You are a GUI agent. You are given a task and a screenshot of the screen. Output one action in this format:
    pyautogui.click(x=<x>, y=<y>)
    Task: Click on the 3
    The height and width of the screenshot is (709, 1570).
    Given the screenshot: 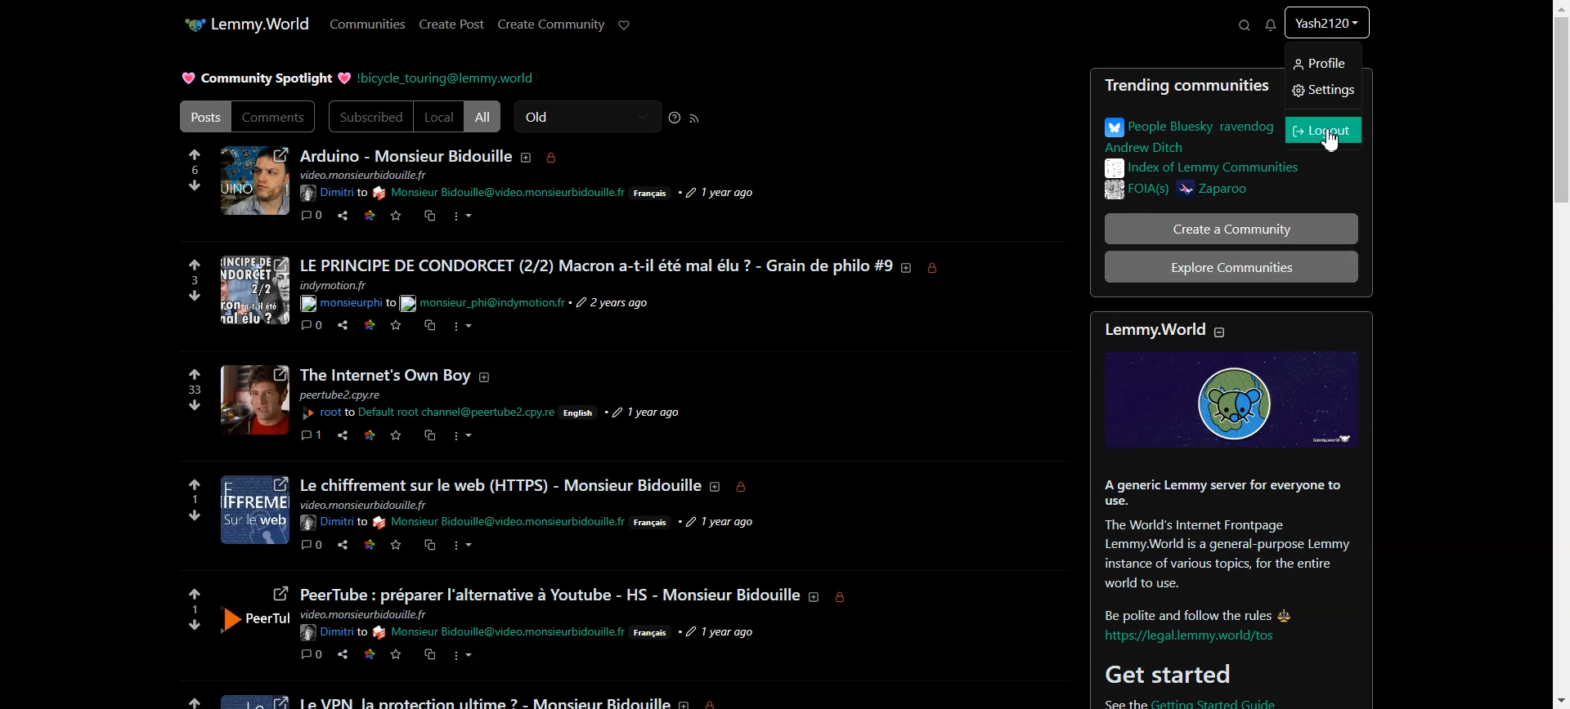 What is the action you would take?
    pyautogui.click(x=184, y=280)
    